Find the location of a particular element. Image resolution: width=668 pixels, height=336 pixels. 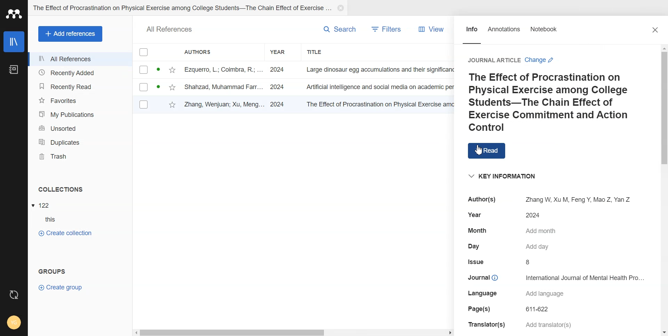

Library is located at coordinates (14, 42).